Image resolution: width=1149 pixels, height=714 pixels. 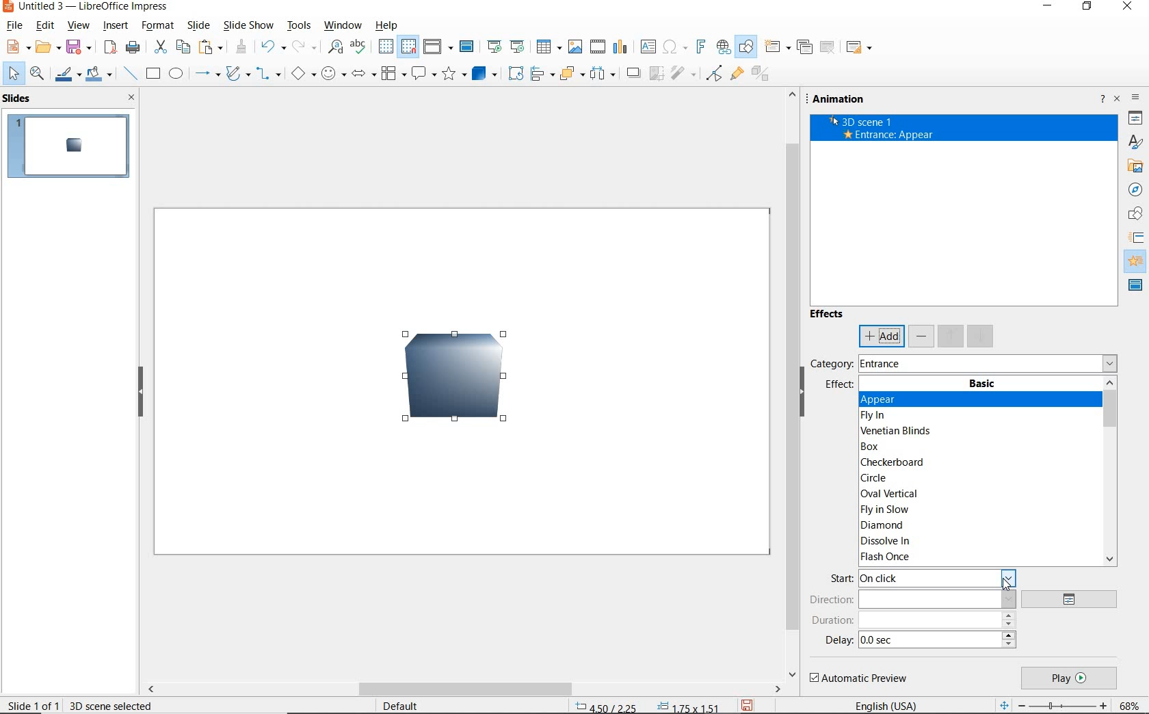 I want to click on VENETIAN BLINDS, so click(x=897, y=430).